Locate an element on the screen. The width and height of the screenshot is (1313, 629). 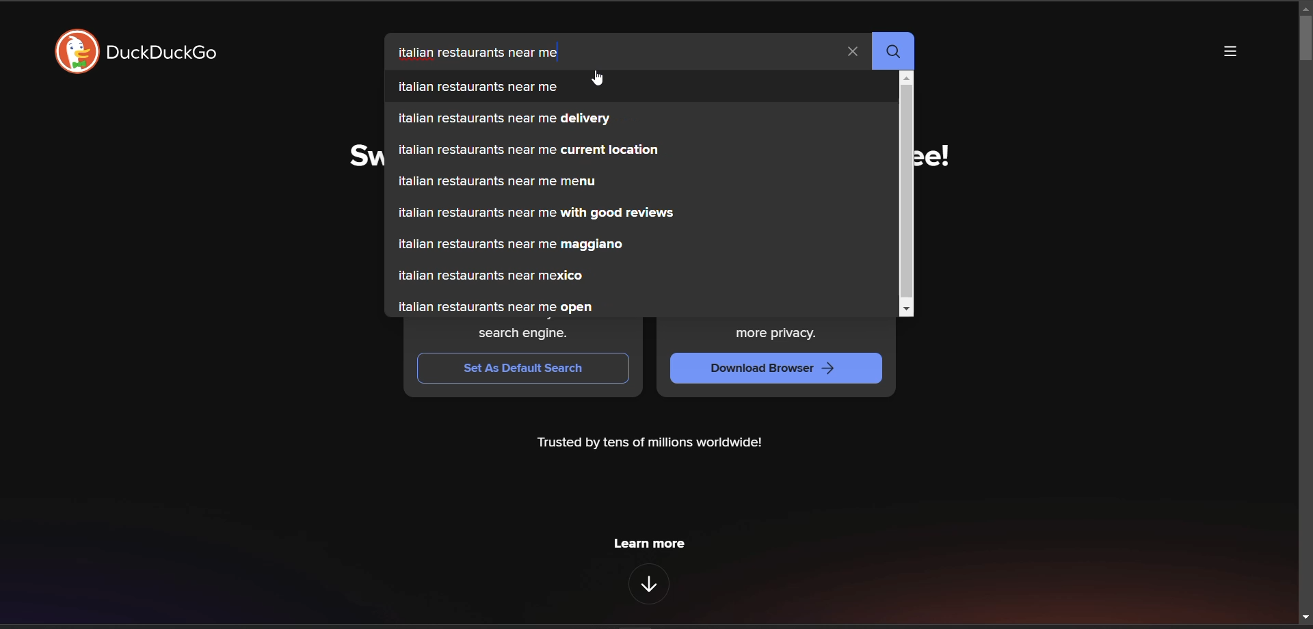
Cursor is located at coordinates (597, 78).